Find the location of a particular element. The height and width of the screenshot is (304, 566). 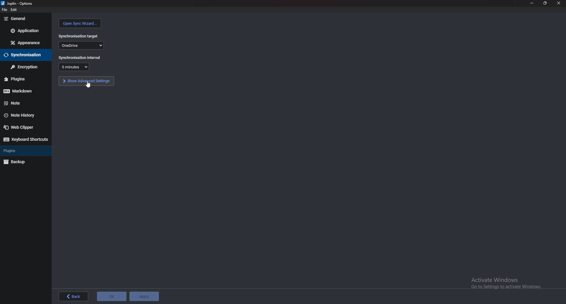

application is located at coordinates (27, 30).